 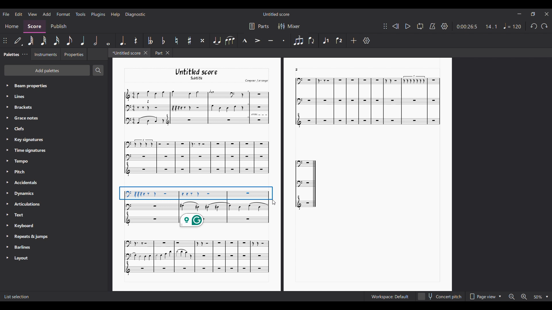 I want to click on Edit menu, so click(x=19, y=14).